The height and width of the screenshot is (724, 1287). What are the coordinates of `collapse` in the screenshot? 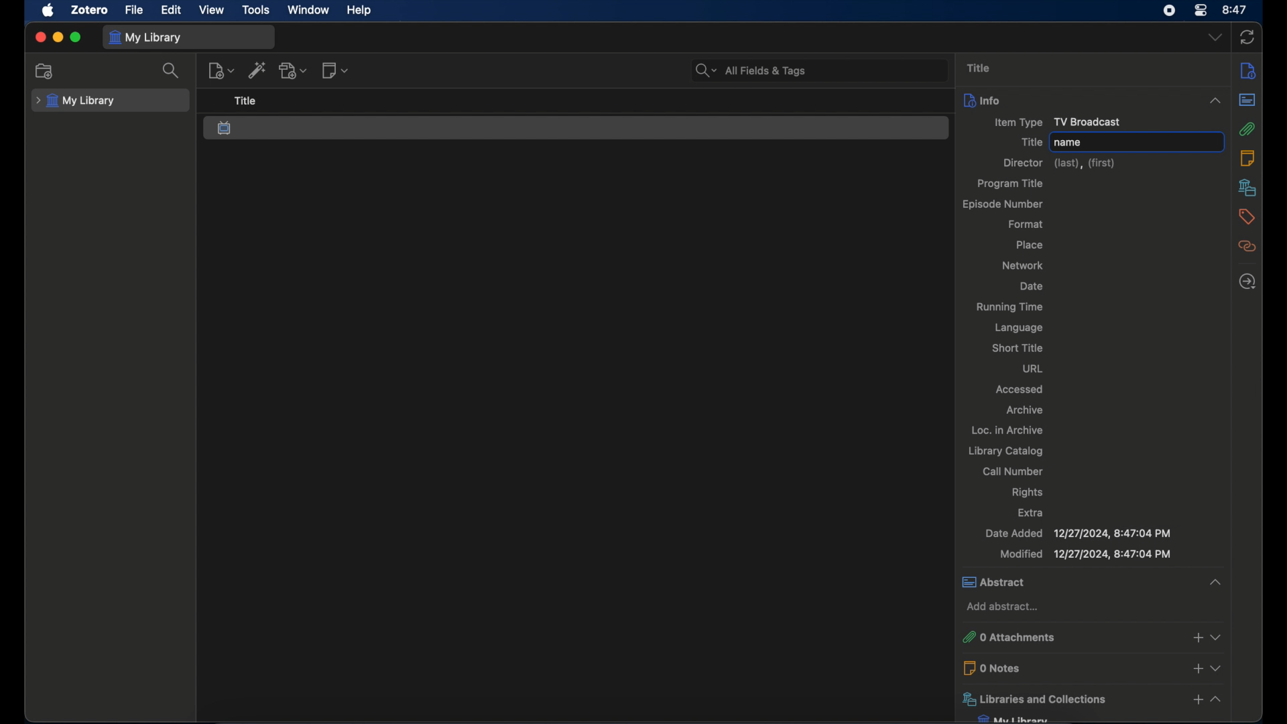 It's located at (1224, 580).